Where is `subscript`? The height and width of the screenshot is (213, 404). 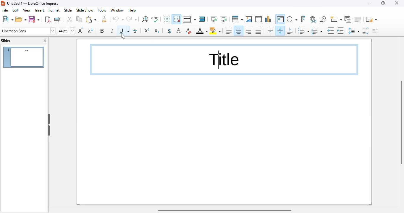 subscript is located at coordinates (156, 31).